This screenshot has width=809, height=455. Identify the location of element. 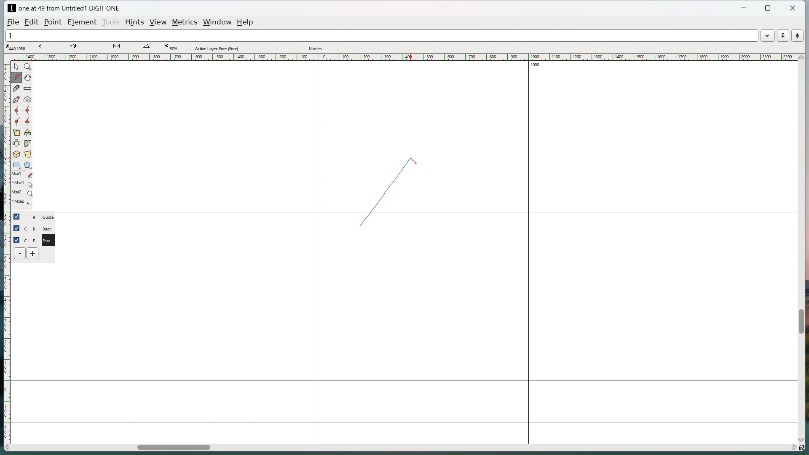
(82, 22).